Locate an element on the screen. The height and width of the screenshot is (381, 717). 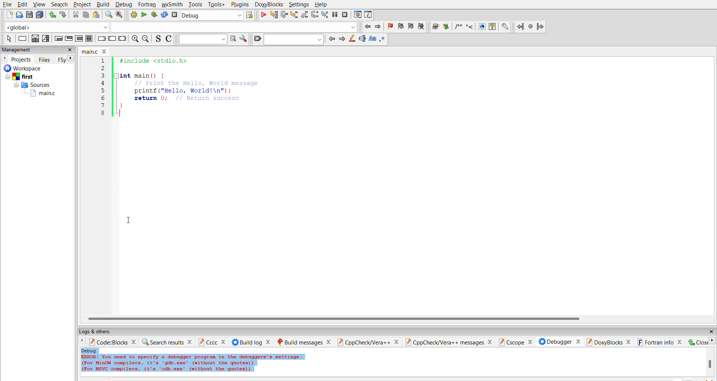
build is located at coordinates (133, 15).